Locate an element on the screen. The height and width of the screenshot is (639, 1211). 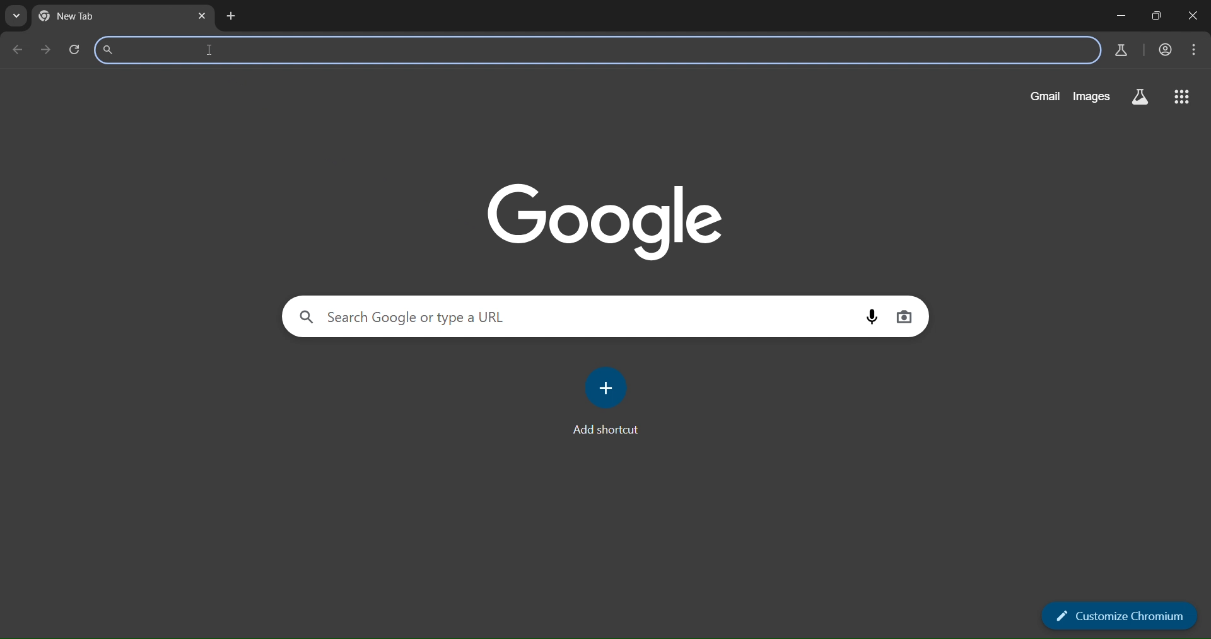
google apps is located at coordinates (1184, 98).